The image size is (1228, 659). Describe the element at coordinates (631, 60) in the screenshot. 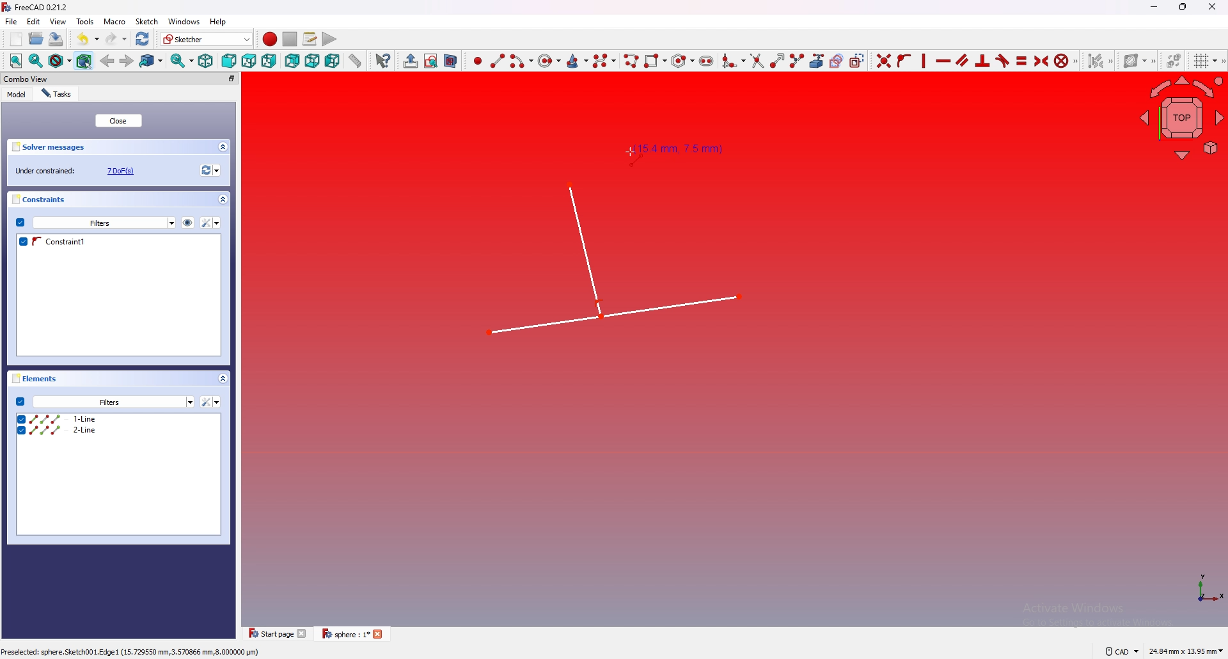

I see `Create polyline` at that location.